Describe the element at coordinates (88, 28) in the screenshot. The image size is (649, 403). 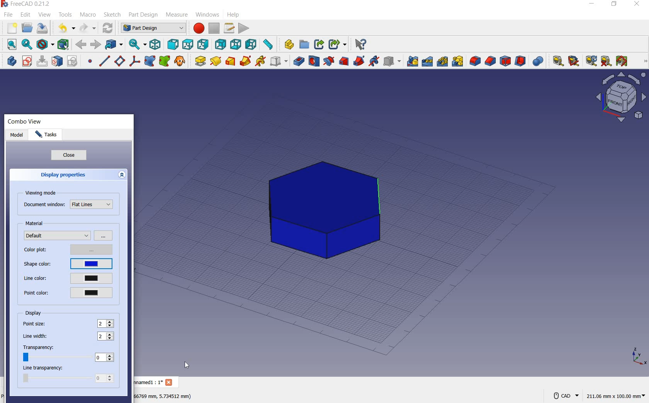
I see `redo` at that location.